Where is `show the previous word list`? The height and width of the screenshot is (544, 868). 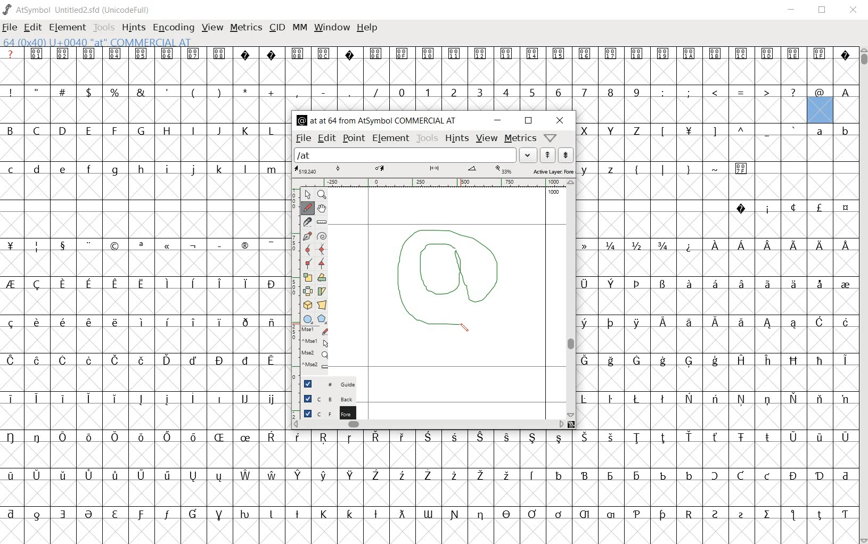 show the previous word list is located at coordinates (548, 155).